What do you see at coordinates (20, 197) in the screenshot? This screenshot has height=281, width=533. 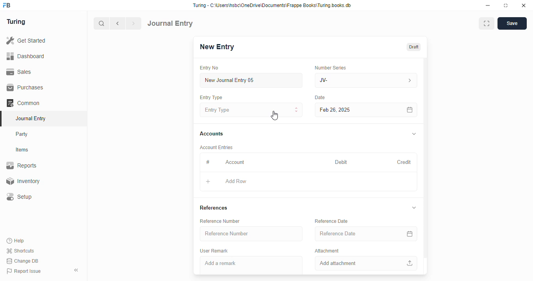 I see `setup` at bounding box center [20, 197].